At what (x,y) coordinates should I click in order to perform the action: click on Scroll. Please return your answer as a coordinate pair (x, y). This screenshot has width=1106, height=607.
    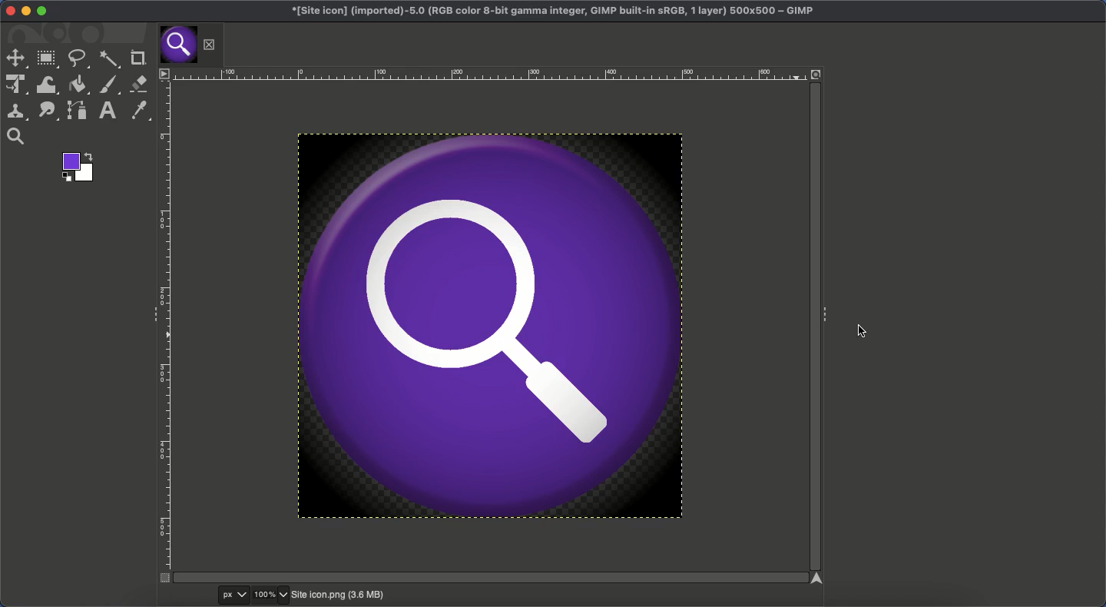
    Looking at the image, I should click on (813, 328).